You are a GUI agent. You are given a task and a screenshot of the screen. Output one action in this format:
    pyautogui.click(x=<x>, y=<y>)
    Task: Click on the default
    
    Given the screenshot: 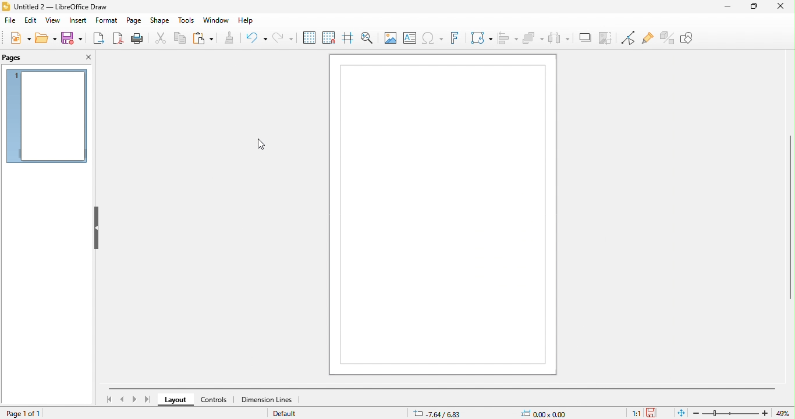 What is the action you would take?
    pyautogui.click(x=288, y=414)
    